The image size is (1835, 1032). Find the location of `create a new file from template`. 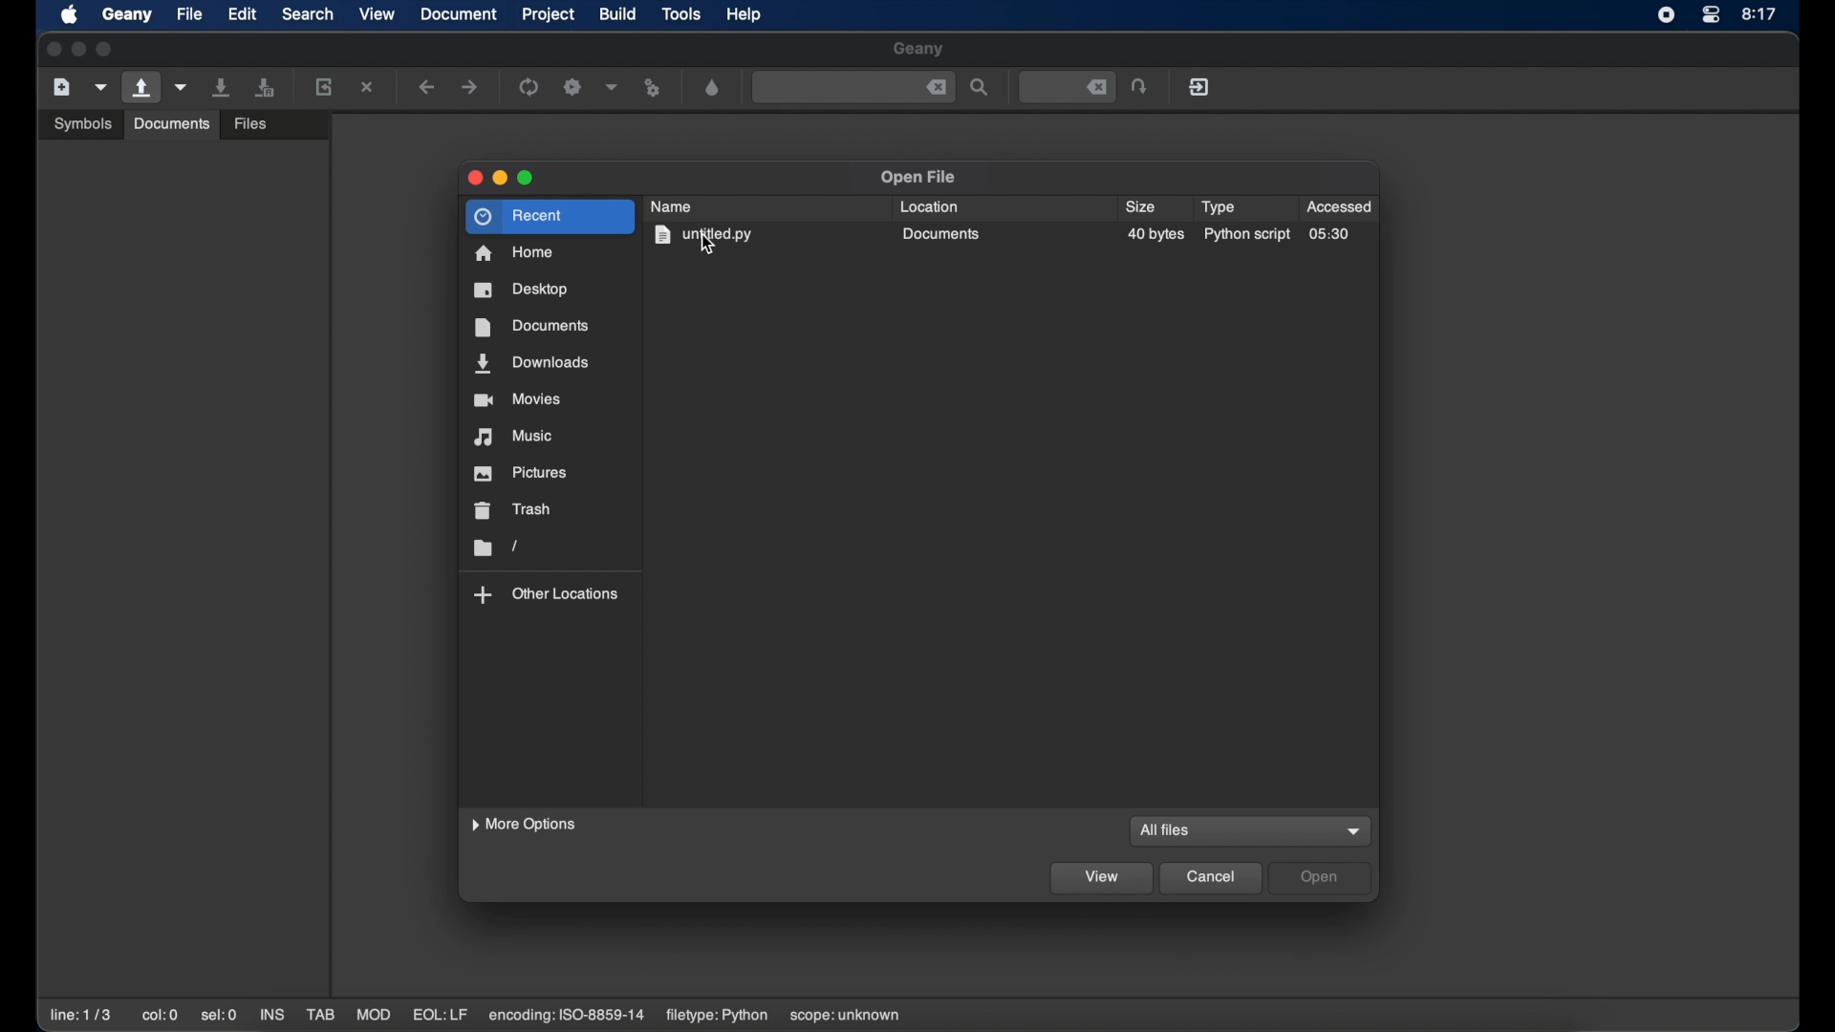

create a new file from template is located at coordinates (101, 88).